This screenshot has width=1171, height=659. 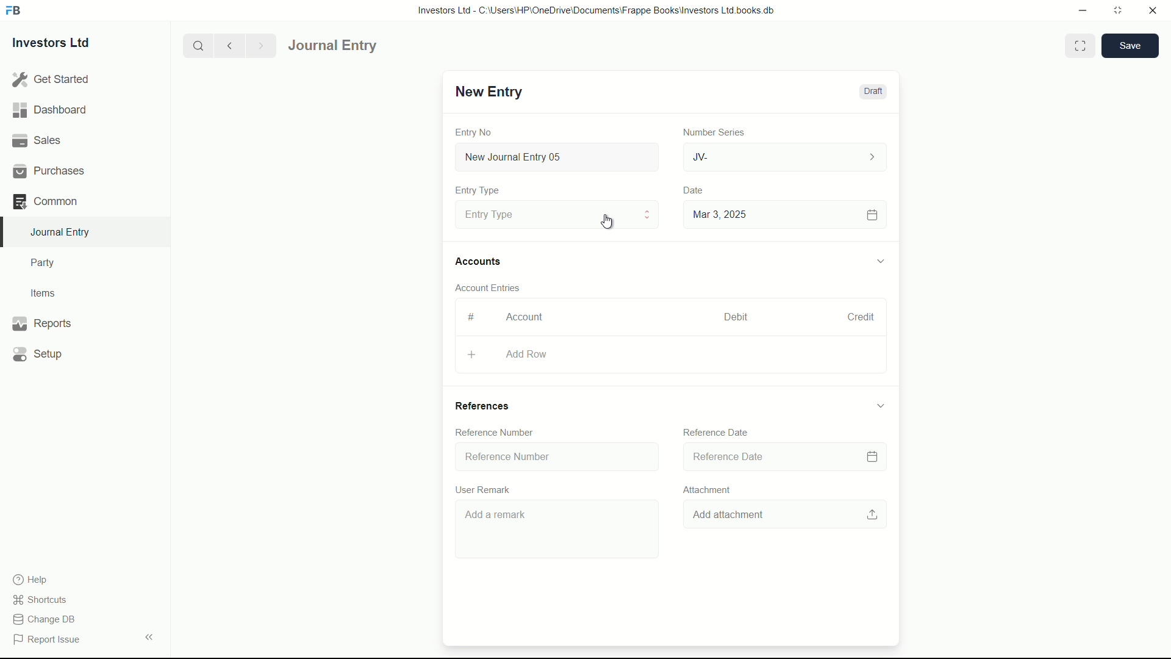 What do you see at coordinates (525, 317) in the screenshot?
I see `Account` at bounding box center [525, 317].